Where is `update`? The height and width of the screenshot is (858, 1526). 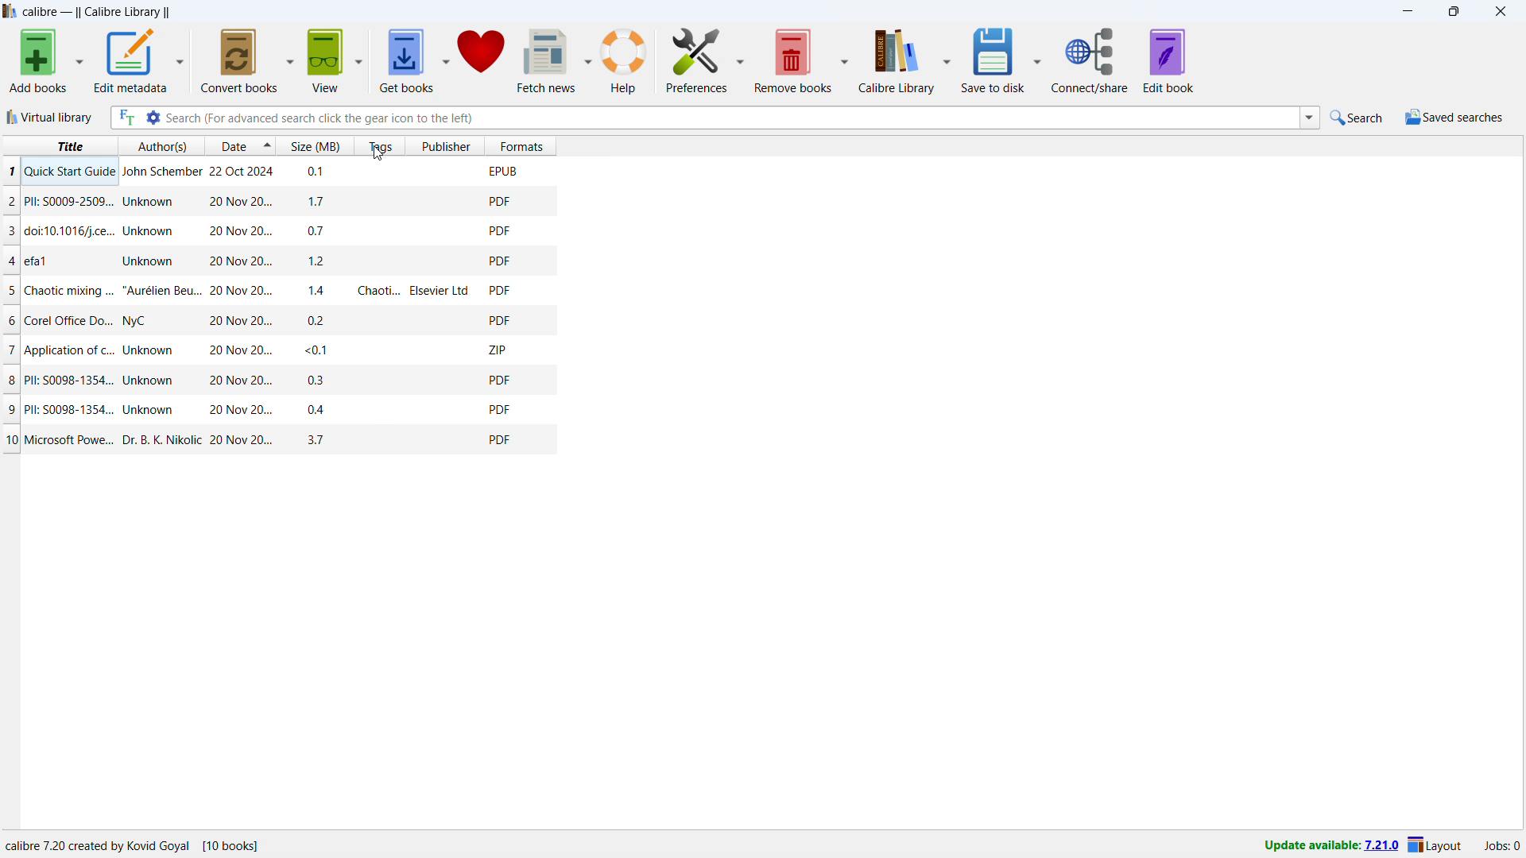
update is located at coordinates (1330, 847).